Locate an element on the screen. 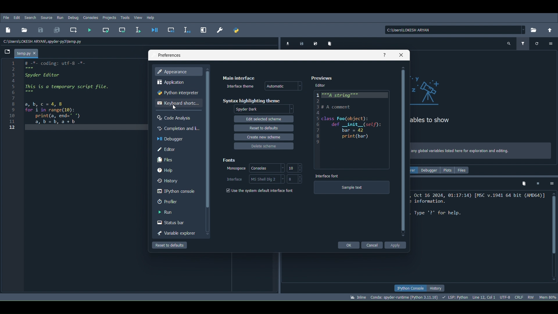 The image size is (558, 314). Scrollbar is located at coordinates (402, 151).